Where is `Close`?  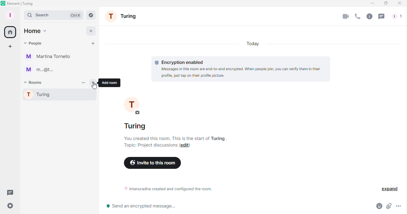 Close is located at coordinates (401, 3).